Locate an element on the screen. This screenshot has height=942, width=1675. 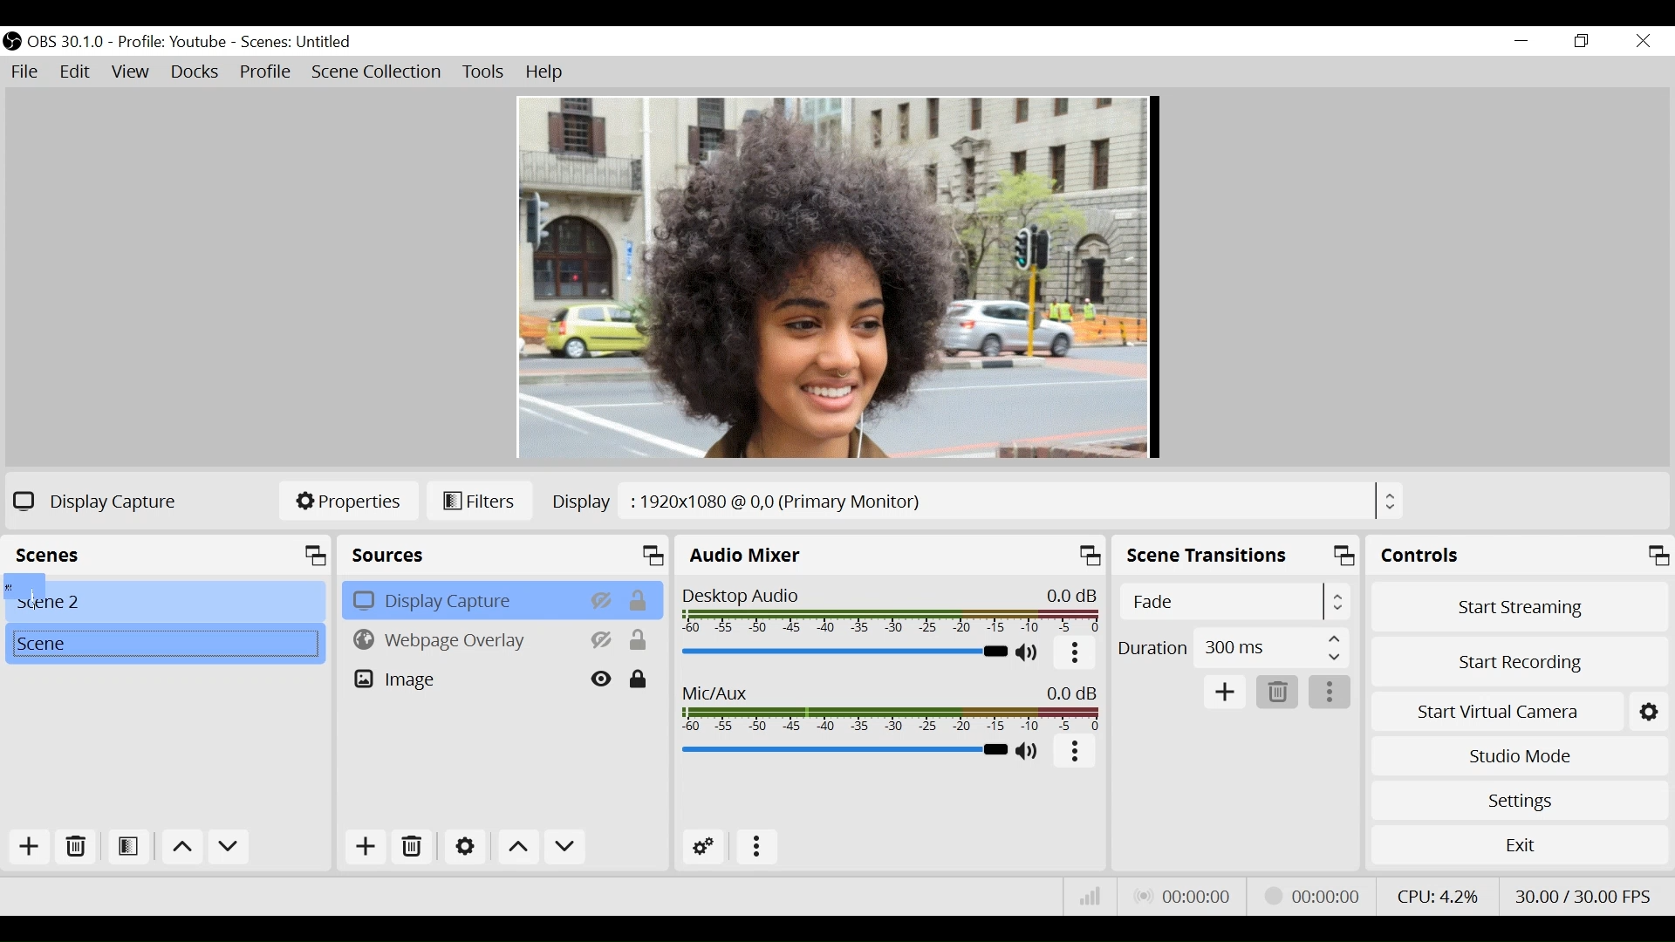
Mic/Aux is located at coordinates (889, 706).